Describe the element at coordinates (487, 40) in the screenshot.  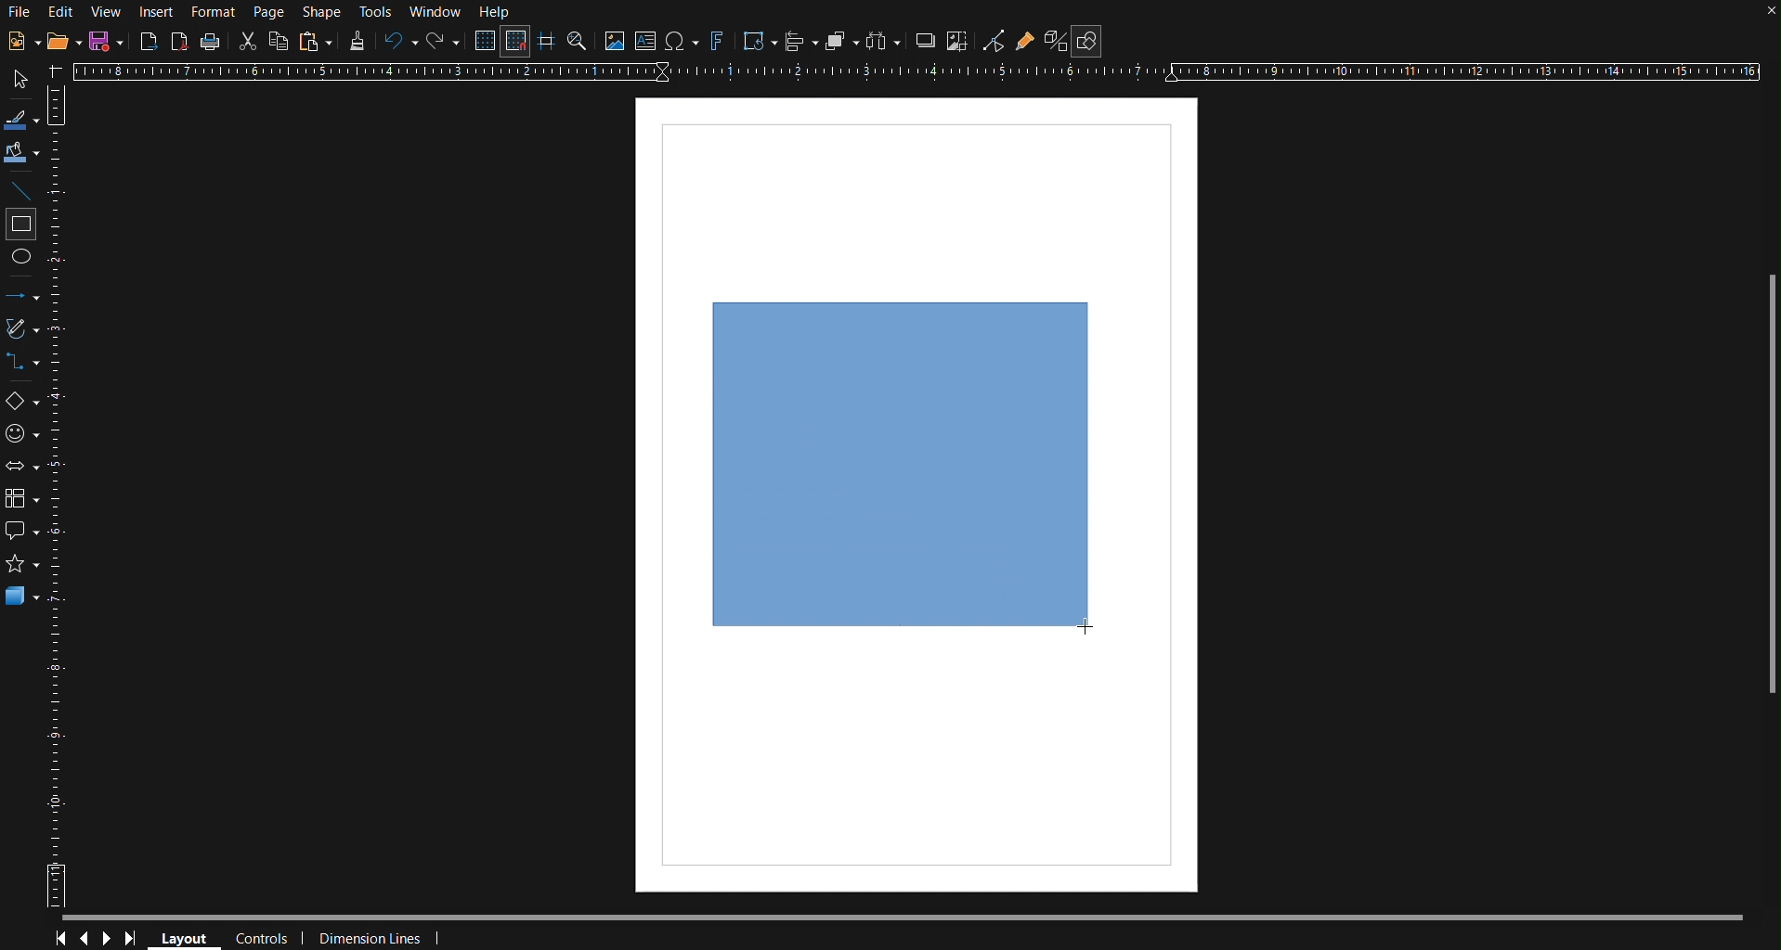
I see `Display Grid` at that location.